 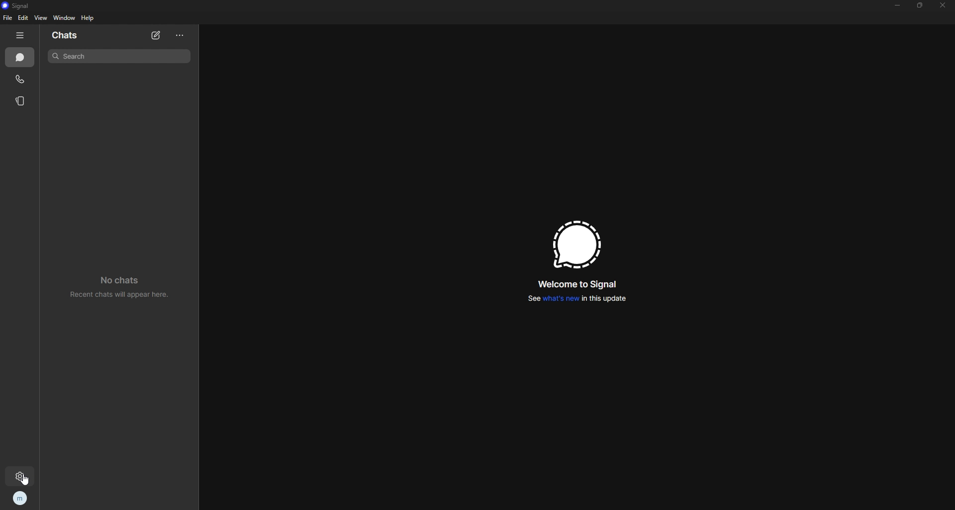 What do you see at coordinates (19, 499) in the screenshot?
I see `profile` at bounding box center [19, 499].